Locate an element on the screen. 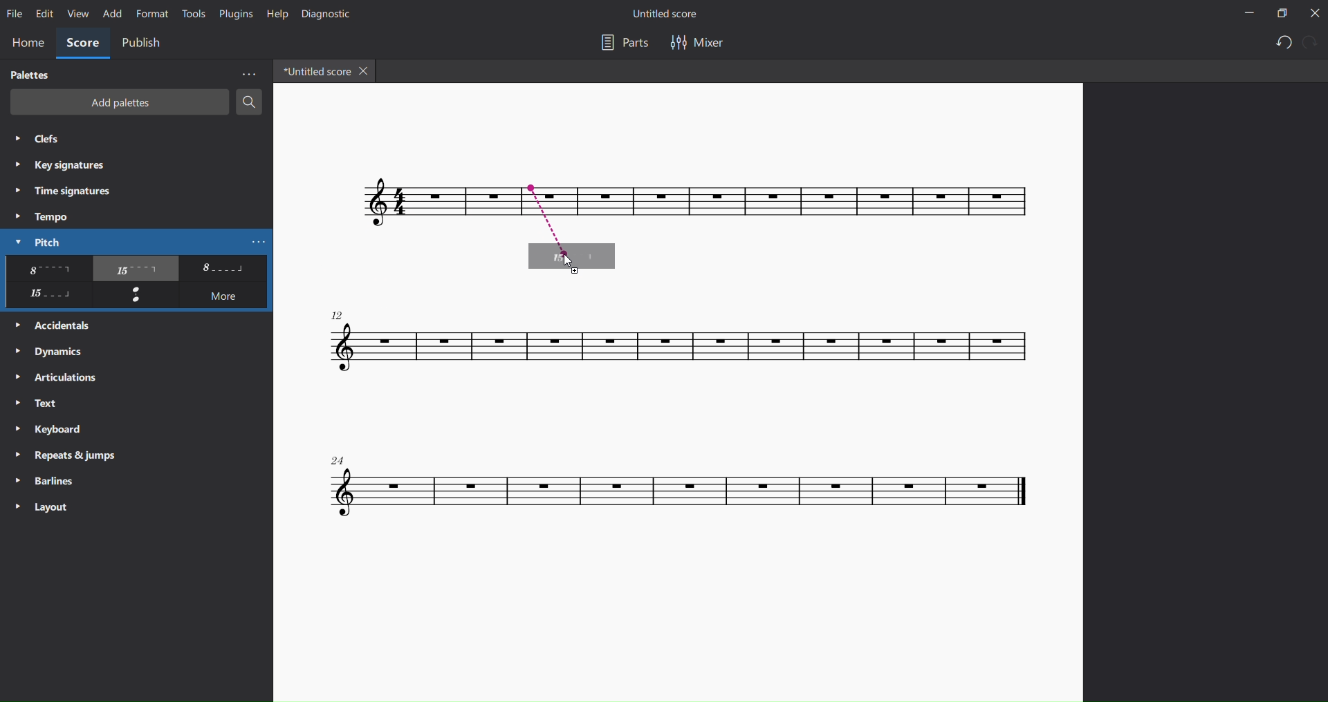 Image resolution: width=1328 pixels, height=702 pixels. help is located at coordinates (277, 15).